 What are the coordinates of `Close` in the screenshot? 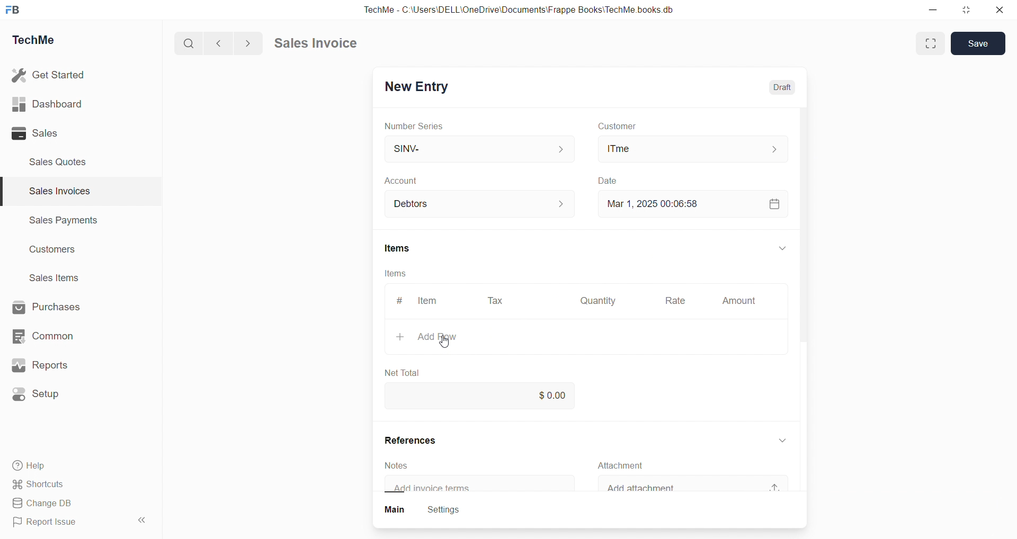 It's located at (1002, 12).